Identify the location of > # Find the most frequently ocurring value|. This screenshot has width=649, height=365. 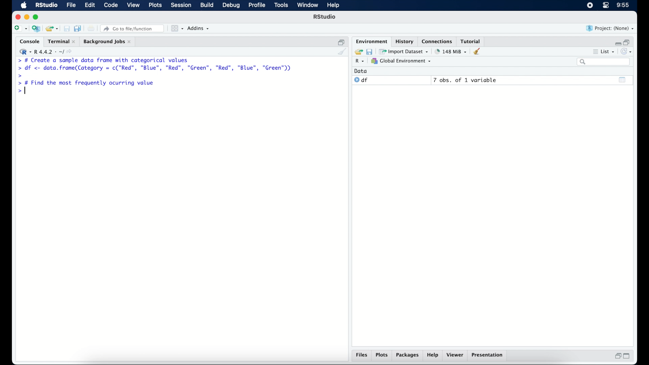
(90, 83).